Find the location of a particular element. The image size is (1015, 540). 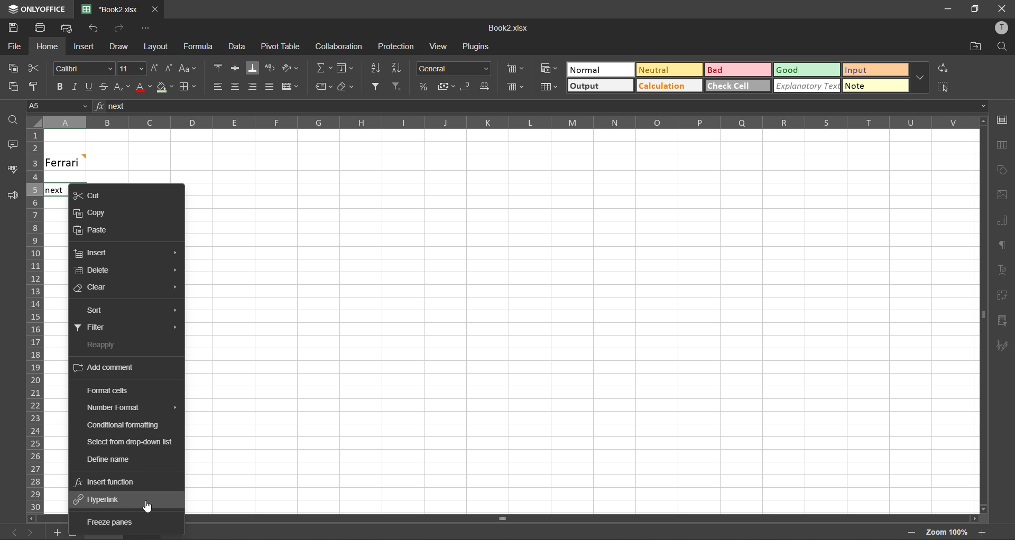

good is located at coordinates (804, 70).